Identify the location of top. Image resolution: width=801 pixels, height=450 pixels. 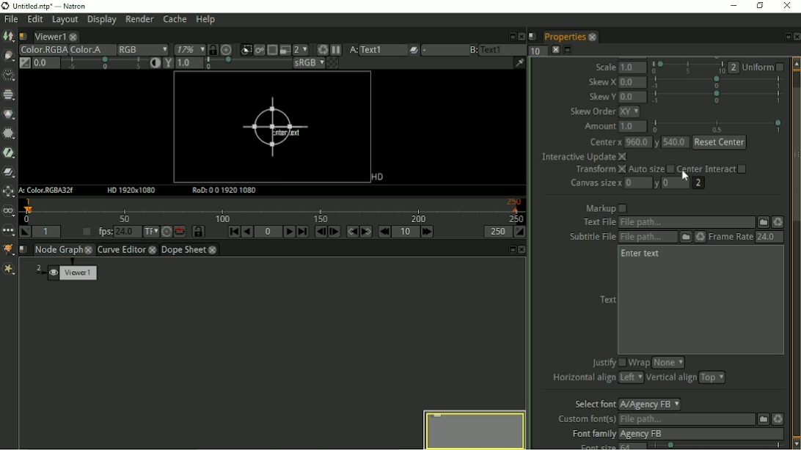
(712, 378).